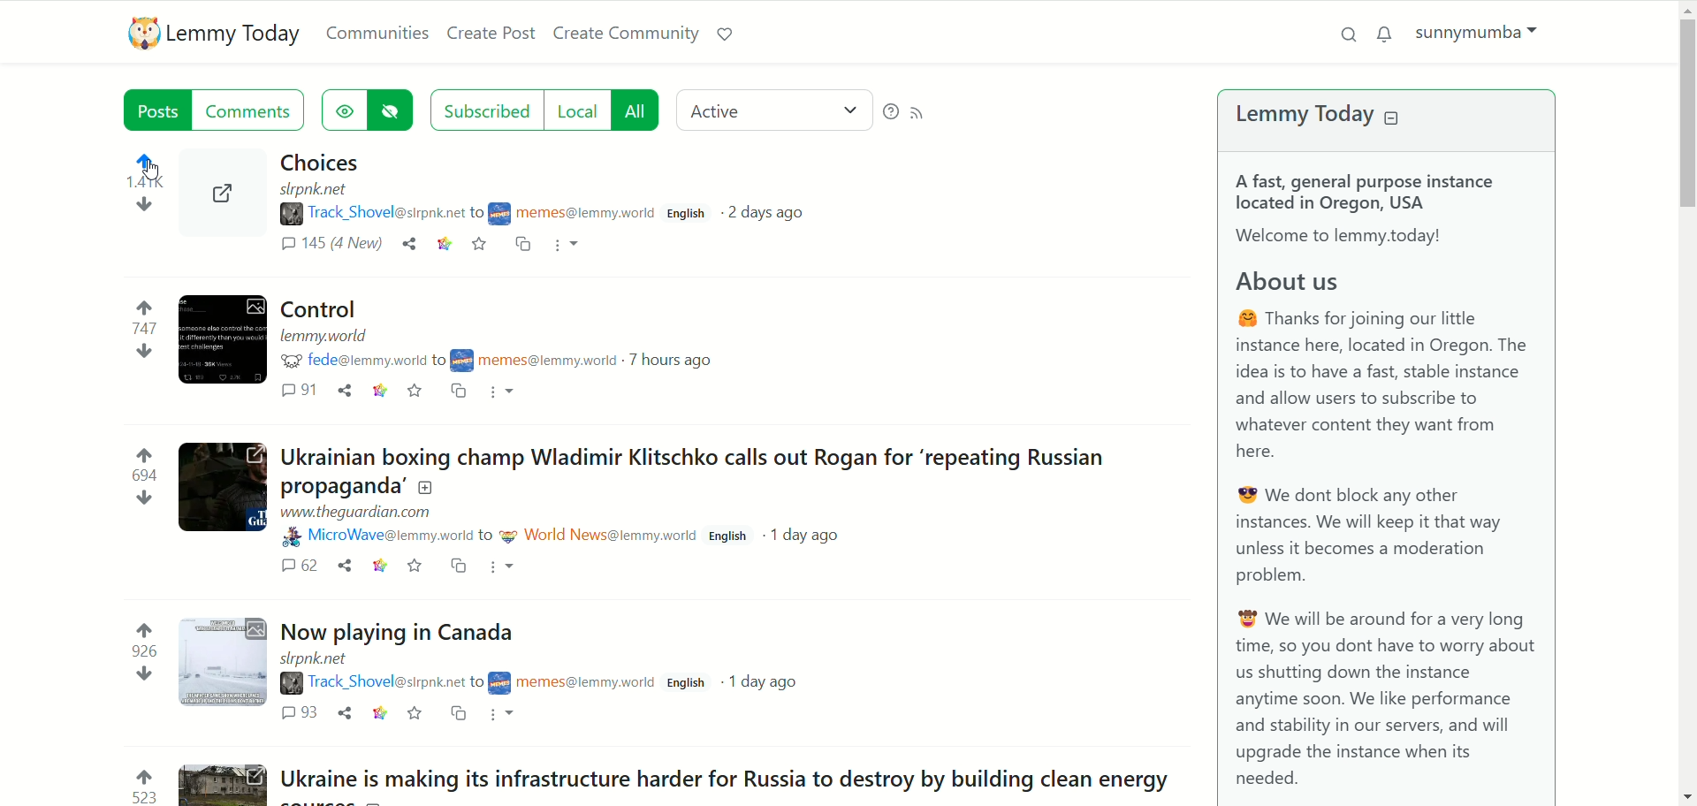 Image resolution: width=1697 pixels, height=806 pixels. What do you see at coordinates (144, 674) in the screenshot?
I see `down vote` at bounding box center [144, 674].